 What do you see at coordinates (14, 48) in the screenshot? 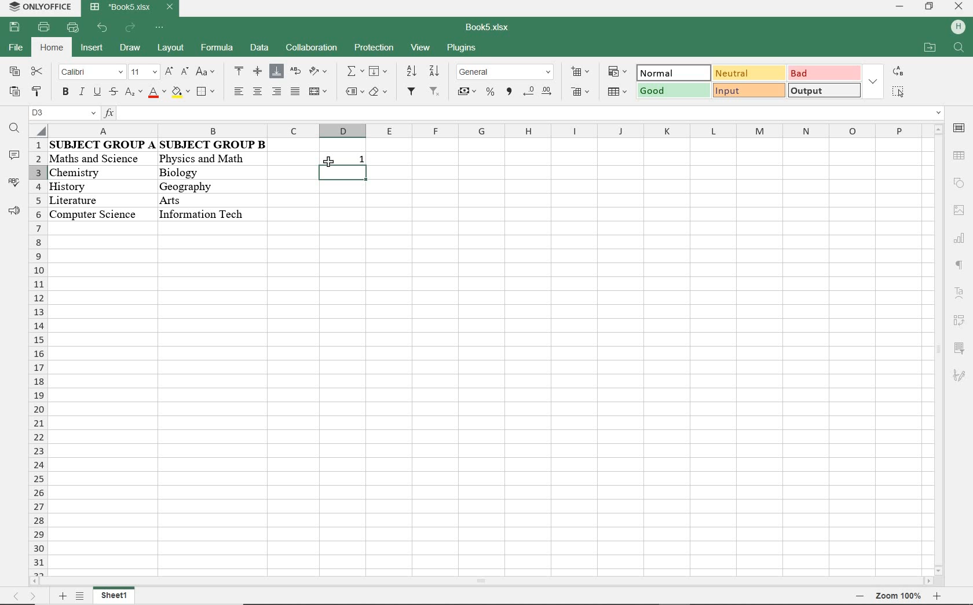
I see `file` at bounding box center [14, 48].